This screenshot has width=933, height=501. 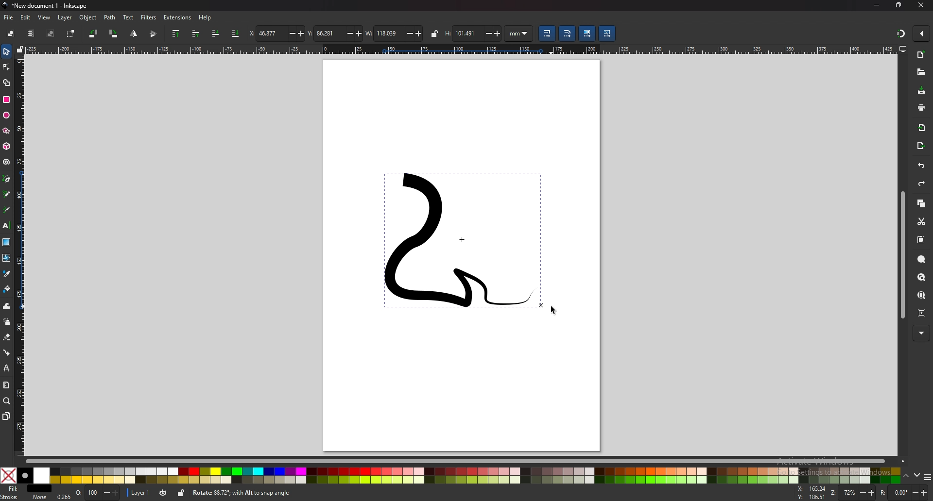 What do you see at coordinates (7, 306) in the screenshot?
I see `tweak` at bounding box center [7, 306].